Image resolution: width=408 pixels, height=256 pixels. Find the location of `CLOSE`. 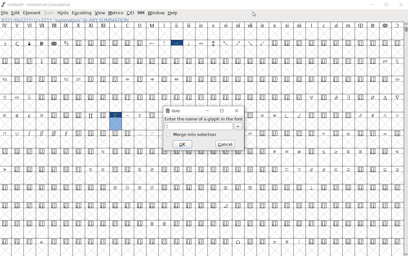

CLOSE is located at coordinates (401, 5).